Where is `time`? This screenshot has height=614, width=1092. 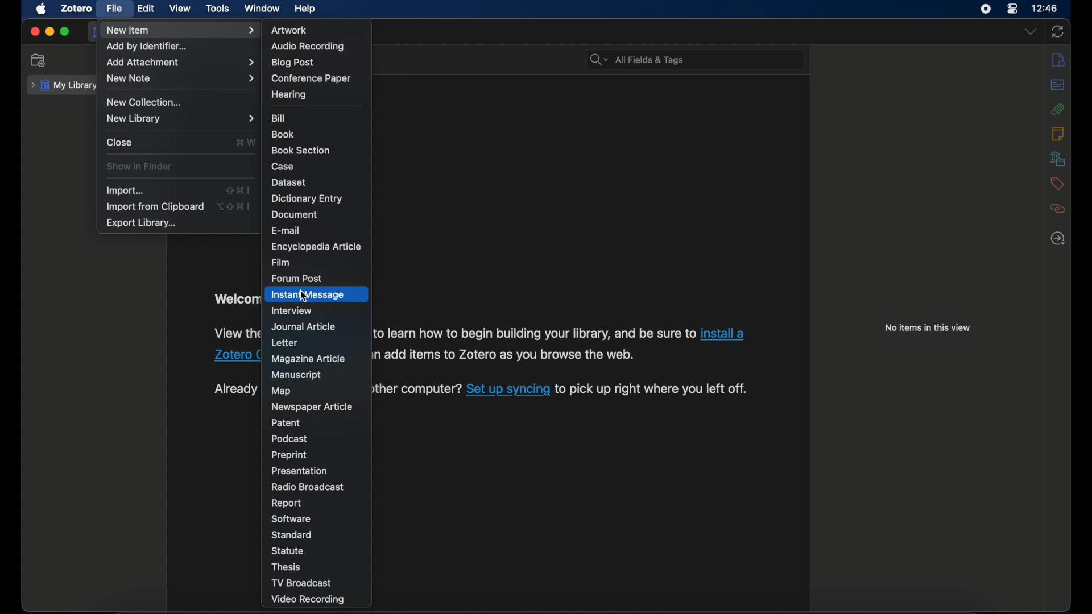
time is located at coordinates (1044, 8).